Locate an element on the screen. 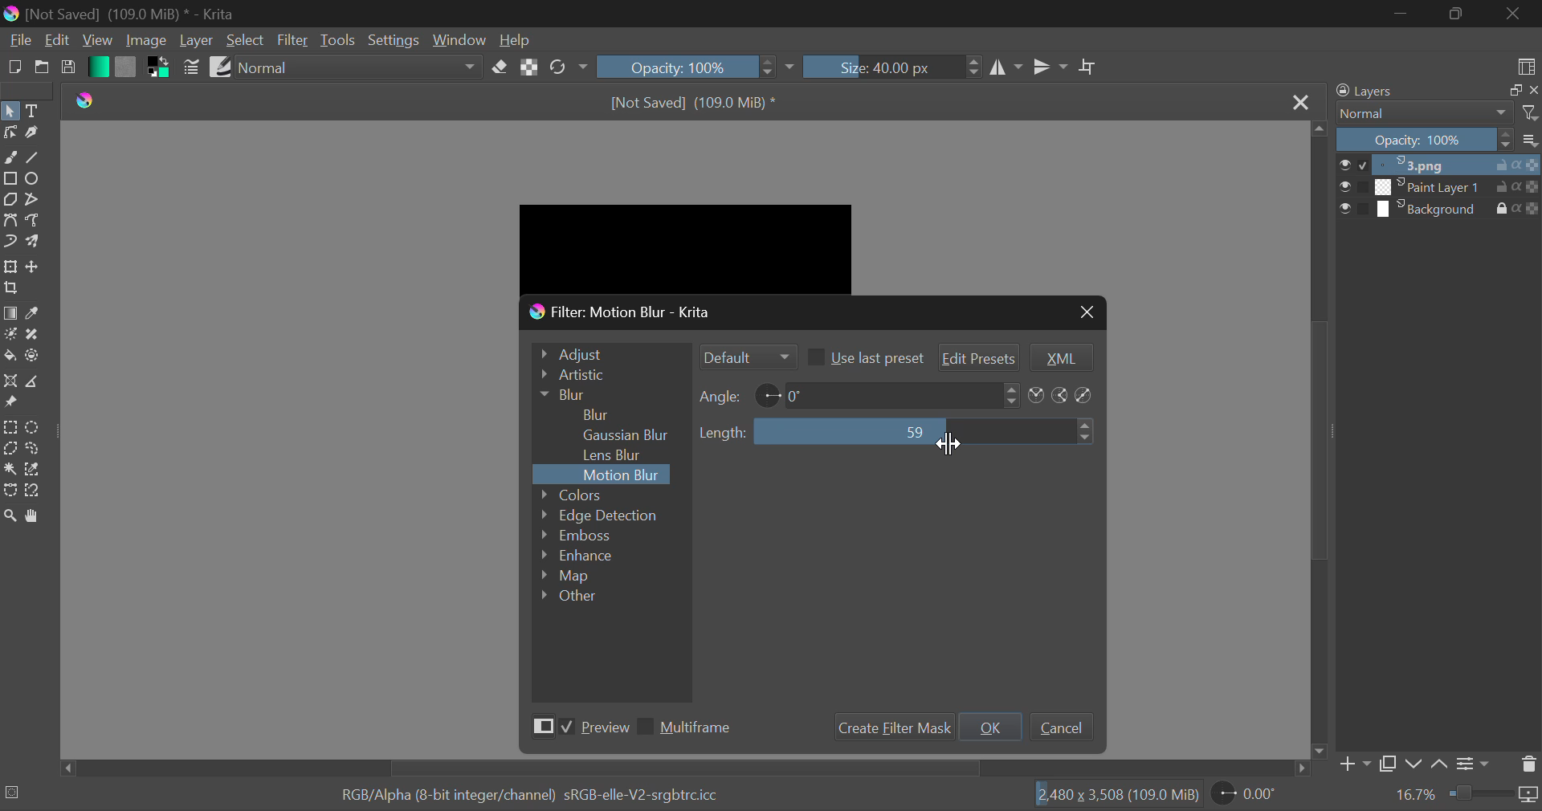 The height and width of the screenshot is (811, 1542). Choose Workspace is located at coordinates (1526, 66).